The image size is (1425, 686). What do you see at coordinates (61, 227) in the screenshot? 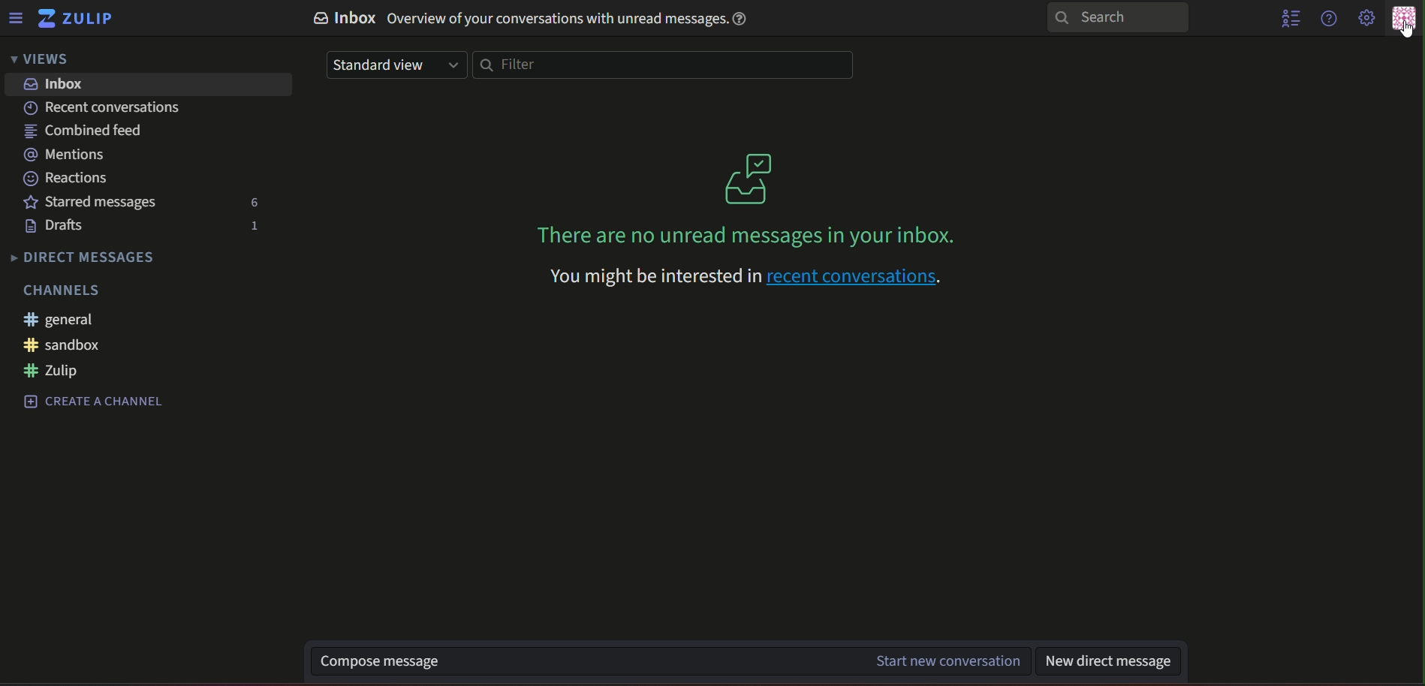
I see `drafts` at bounding box center [61, 227].